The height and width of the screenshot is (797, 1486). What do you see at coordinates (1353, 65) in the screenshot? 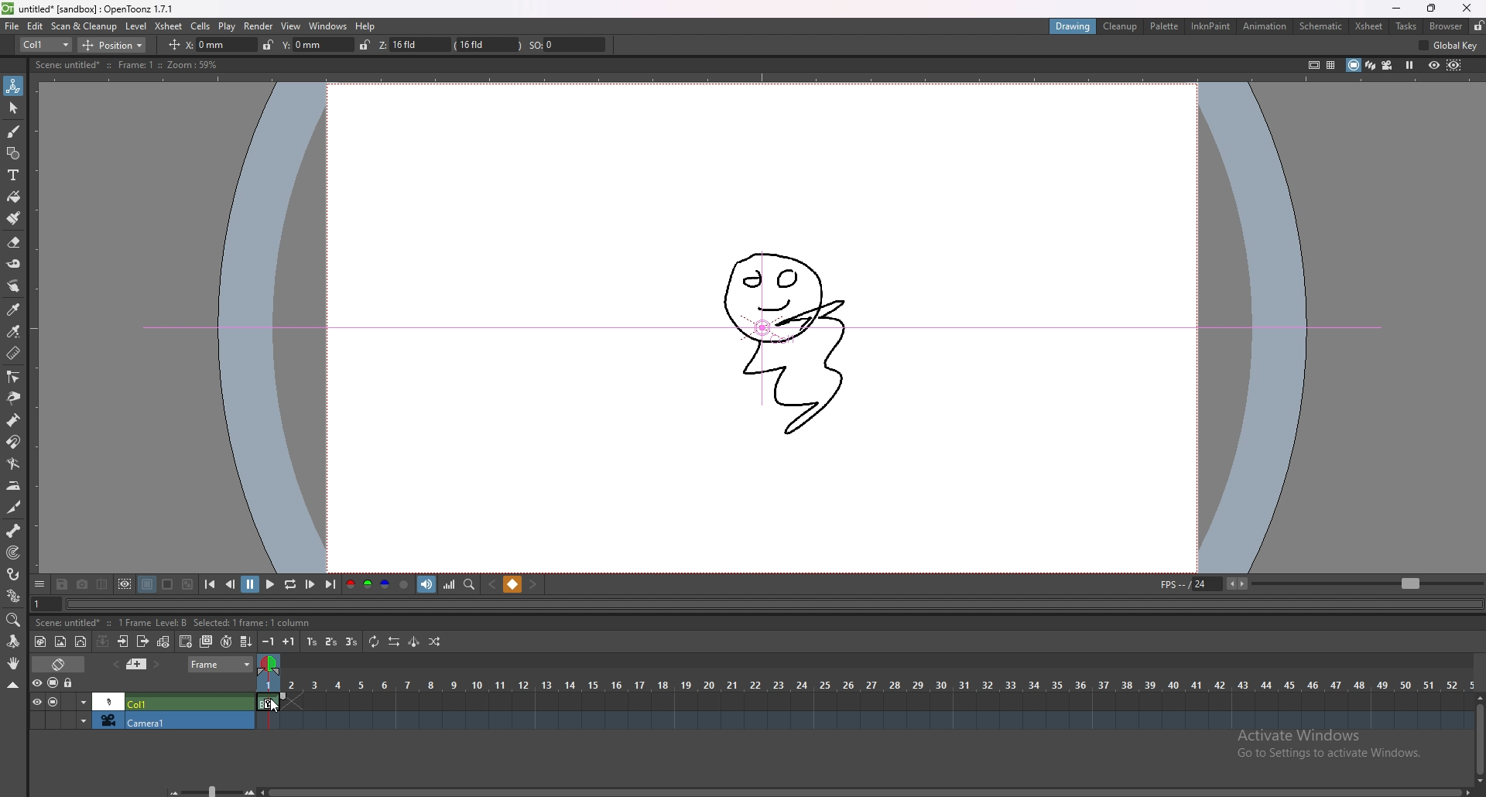
I see `camera stand view` at bounding box center [1353, 65].